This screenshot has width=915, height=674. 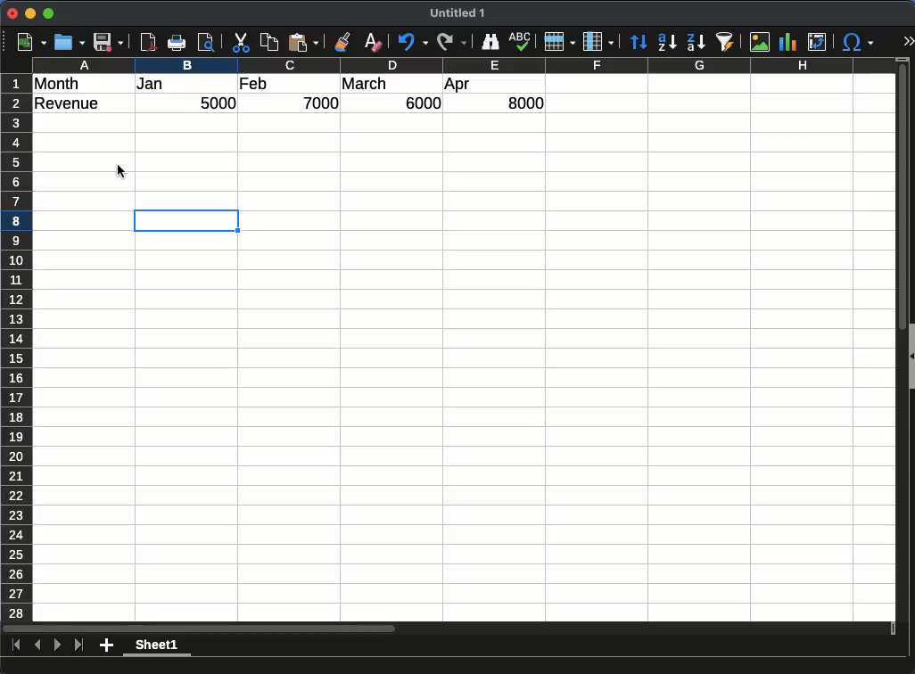 What do you see at coordinates (321, 103) in the screenshot?
I see `7000` at bounding box center [321, 103].